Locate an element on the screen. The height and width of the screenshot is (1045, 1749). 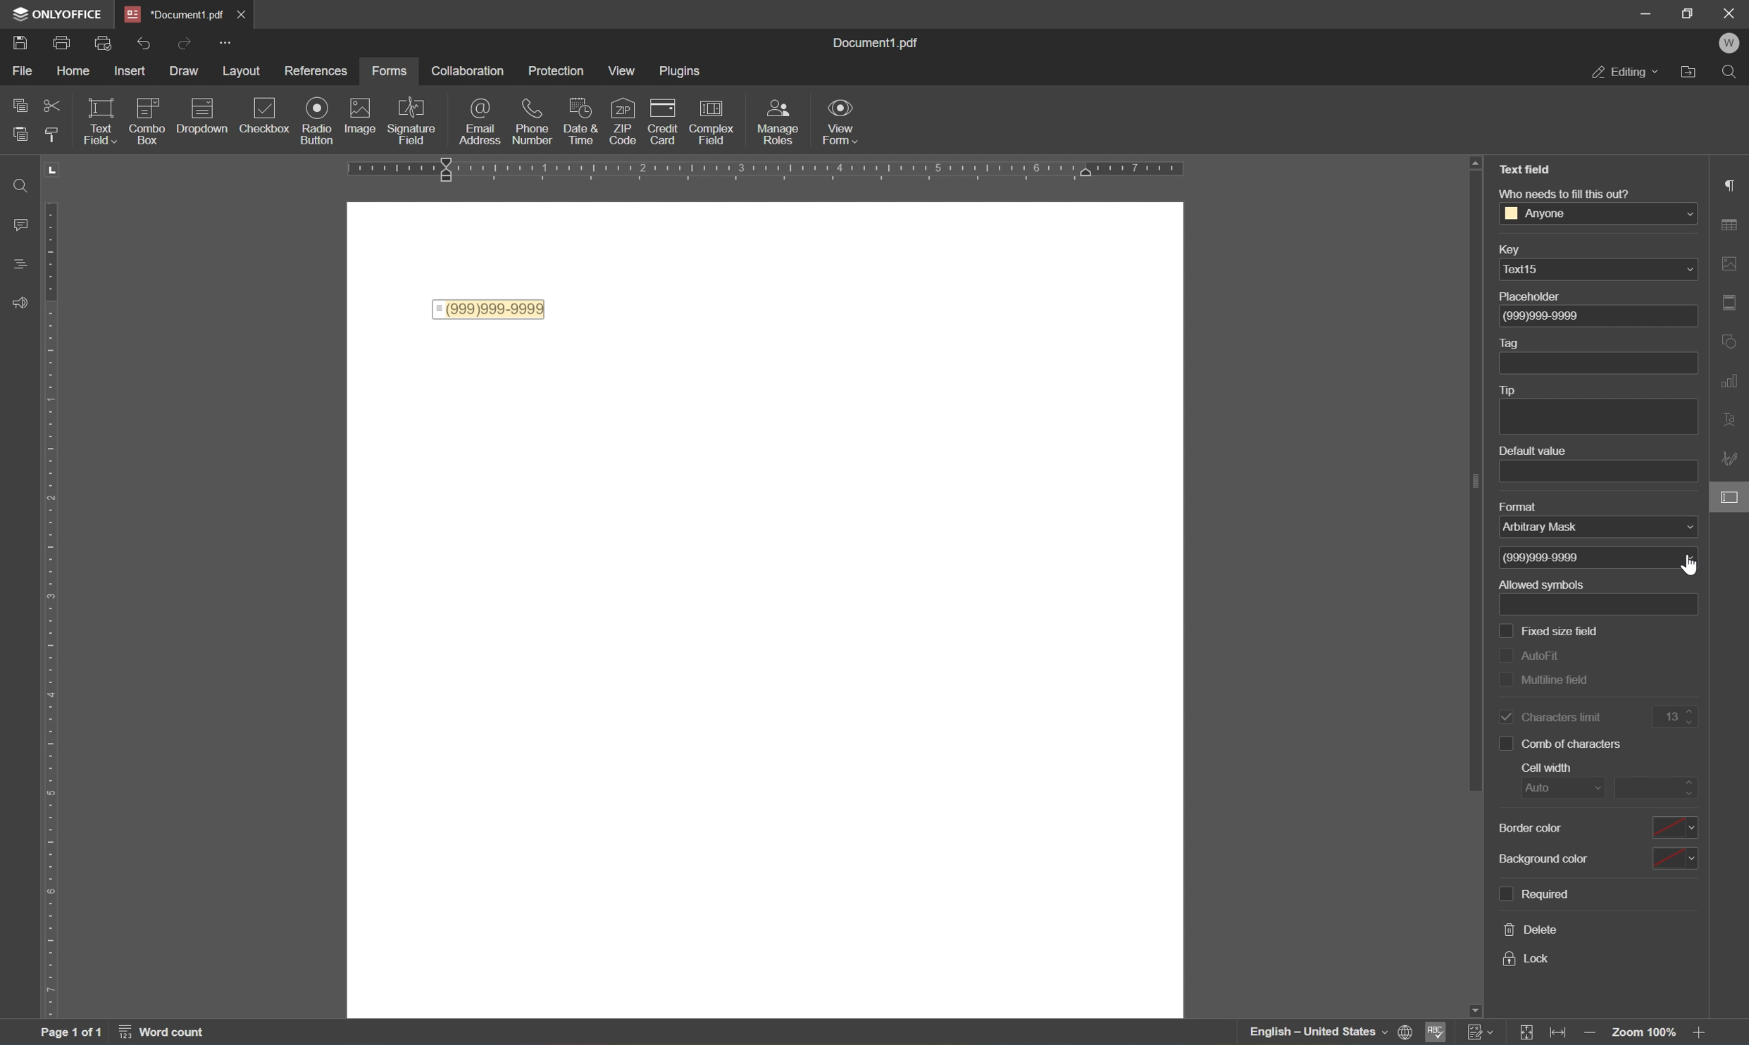
ONLYOFFICE is located at coordinates (52, 11).